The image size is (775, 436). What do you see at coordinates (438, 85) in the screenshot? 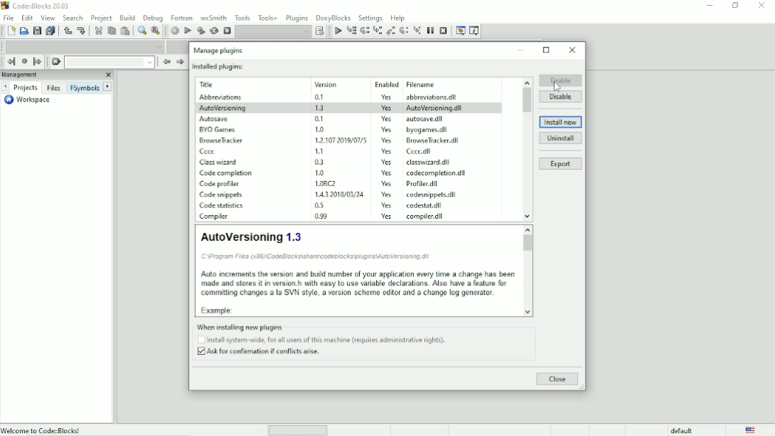
I see `File name` at bounding box center [438, 85].